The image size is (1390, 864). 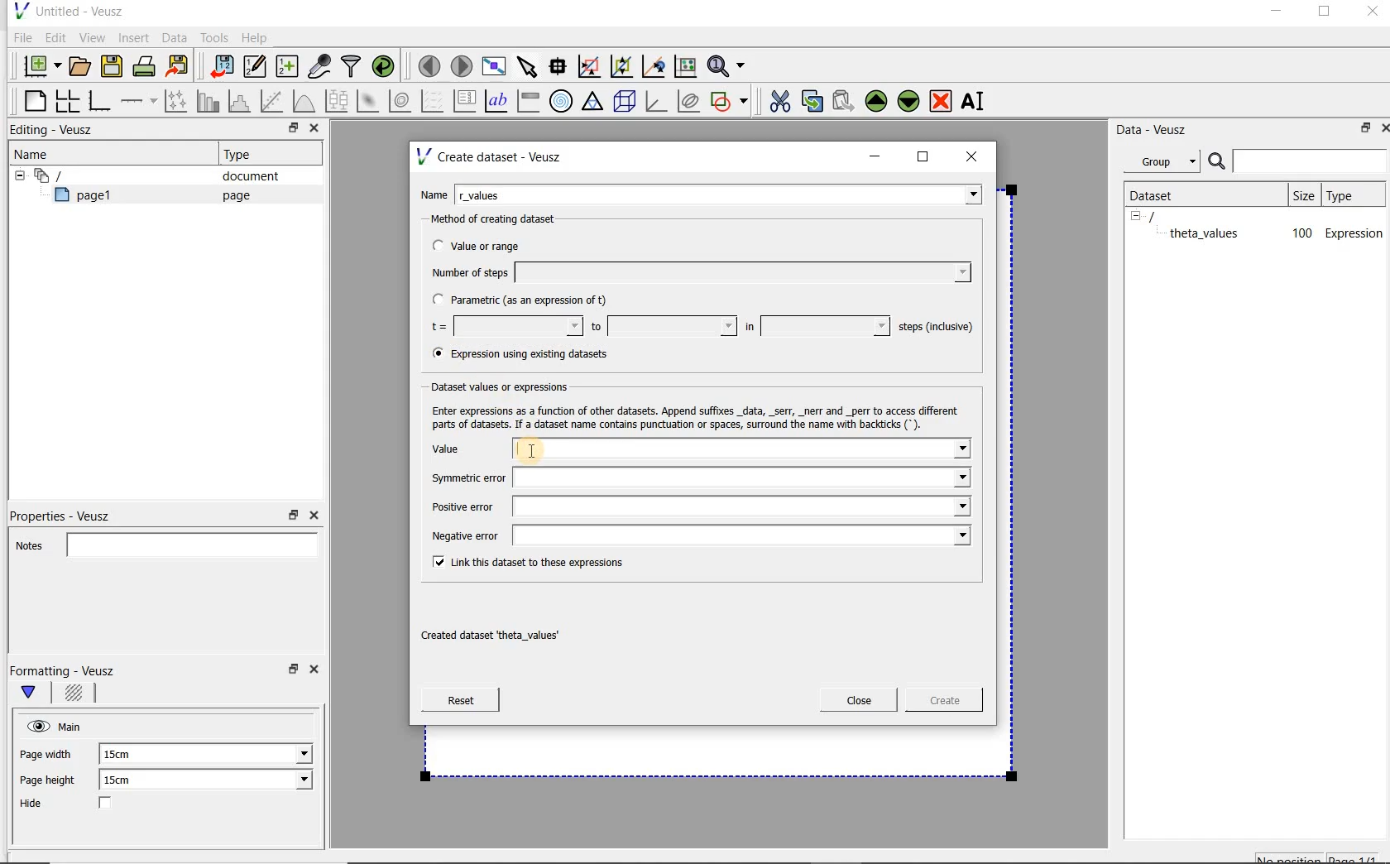 I want to click on restore down, so click(x=294, y=516).